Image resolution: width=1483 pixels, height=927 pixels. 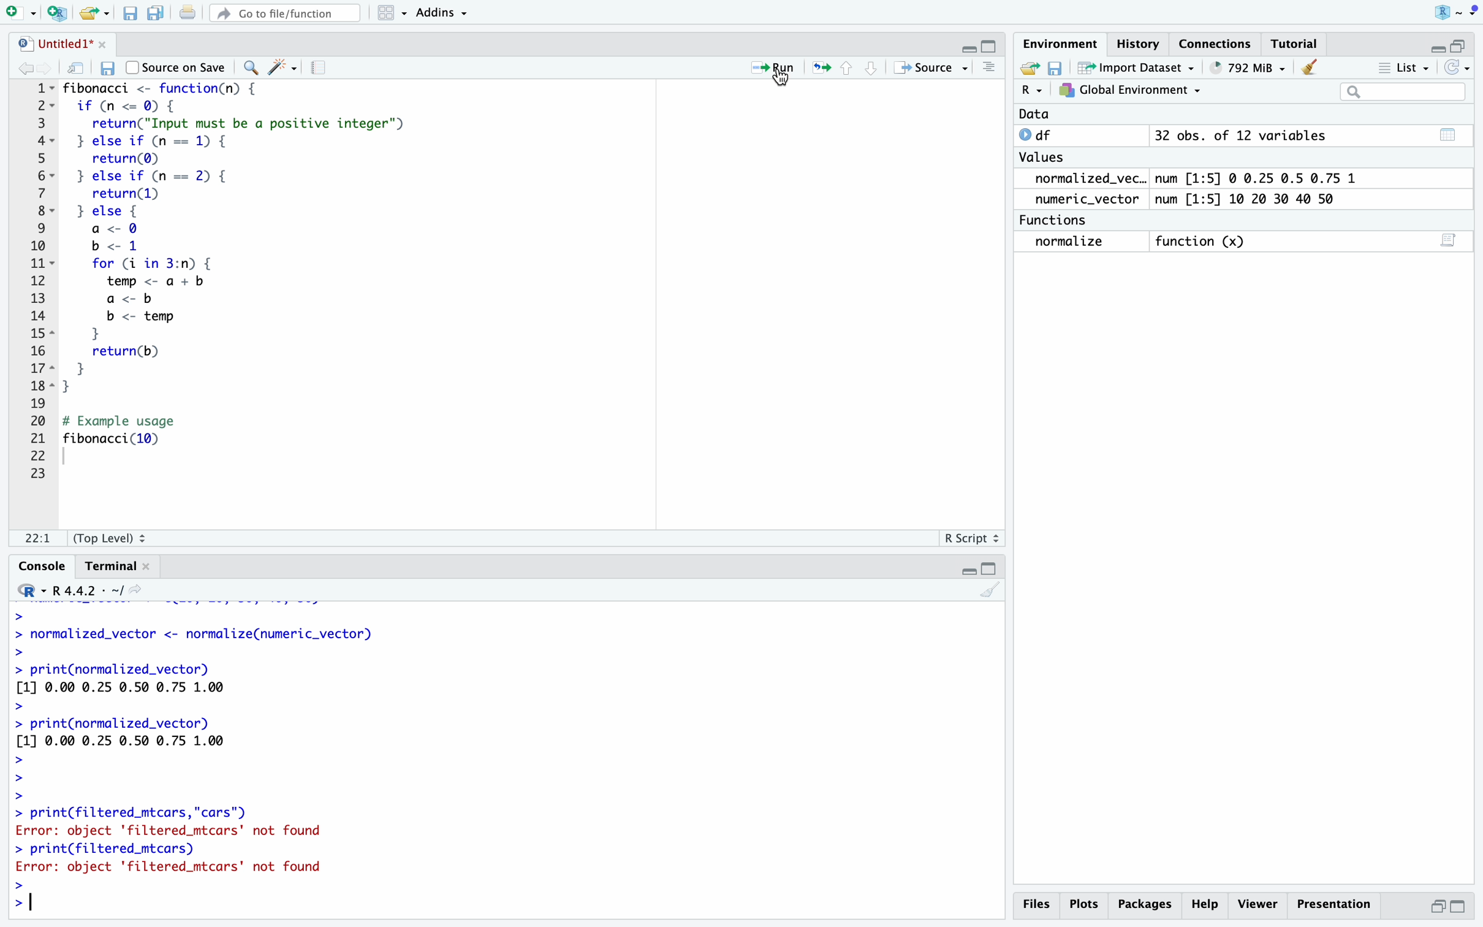 What do you see at coordinates (1043, 113) in the screenshot?
I see `date` at bounding box center [1043, 113].